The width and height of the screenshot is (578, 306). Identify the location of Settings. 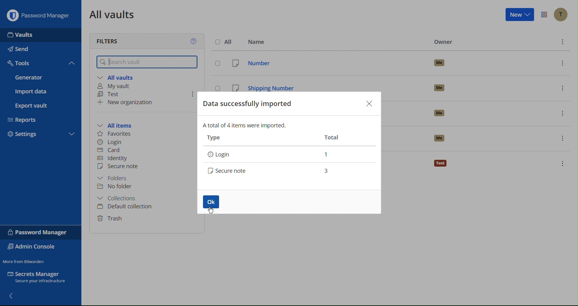
(33, 135).